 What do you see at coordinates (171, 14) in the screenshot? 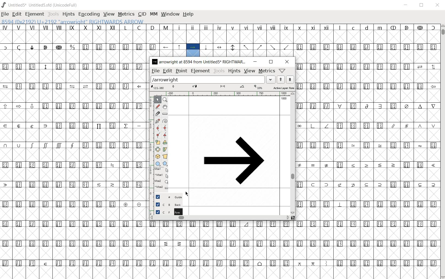
I see `WINDOW` at bounding box center [171, 14].